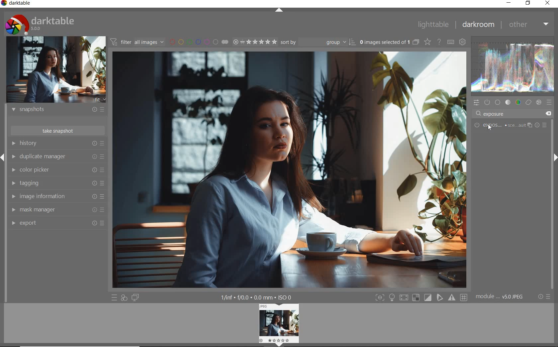 This screenshot has height=347, width=558. What do you see at coordinates (511, 125) in the screenshot?
I see `EXPOSURE` at bounding box center [511, 125].